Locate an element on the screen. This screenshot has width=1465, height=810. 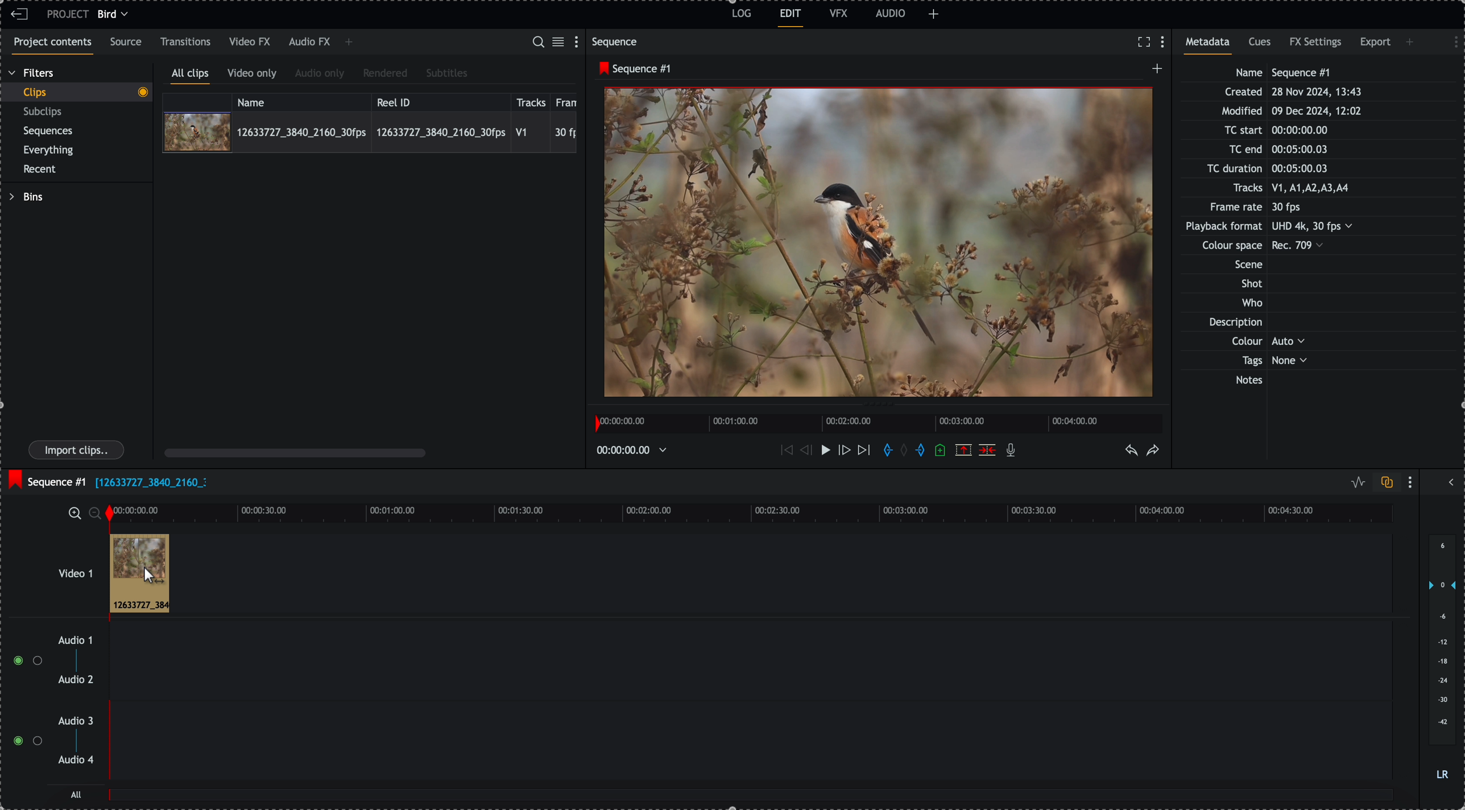
audio only is located at coordinates (320, 75).